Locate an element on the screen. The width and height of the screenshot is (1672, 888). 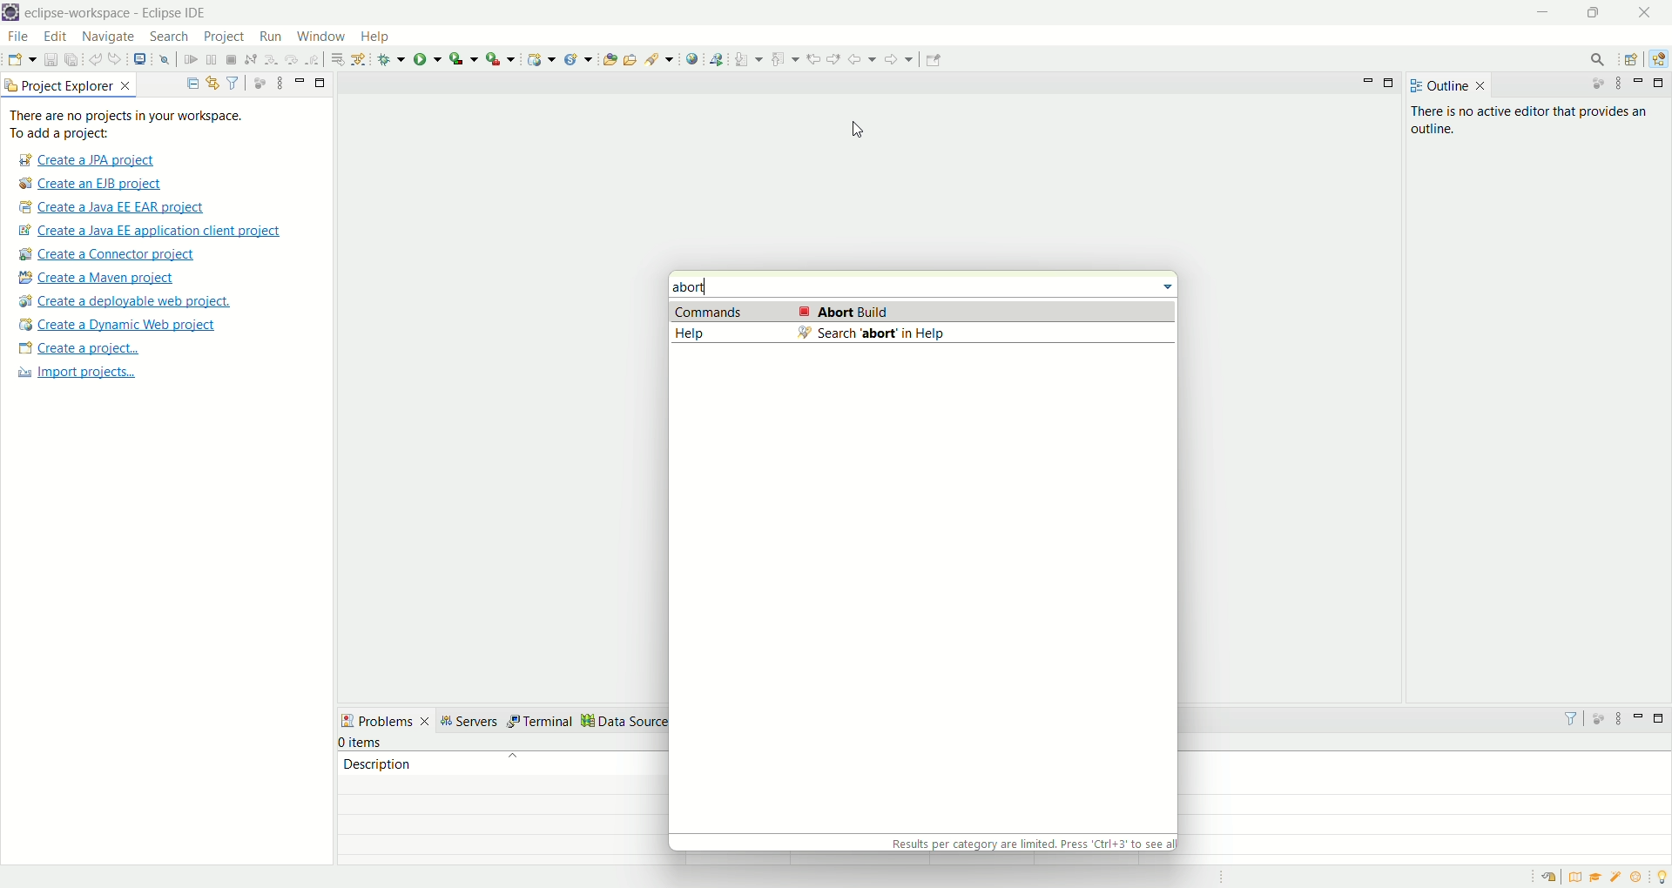
collapse all is located at coordinates (191, 83).